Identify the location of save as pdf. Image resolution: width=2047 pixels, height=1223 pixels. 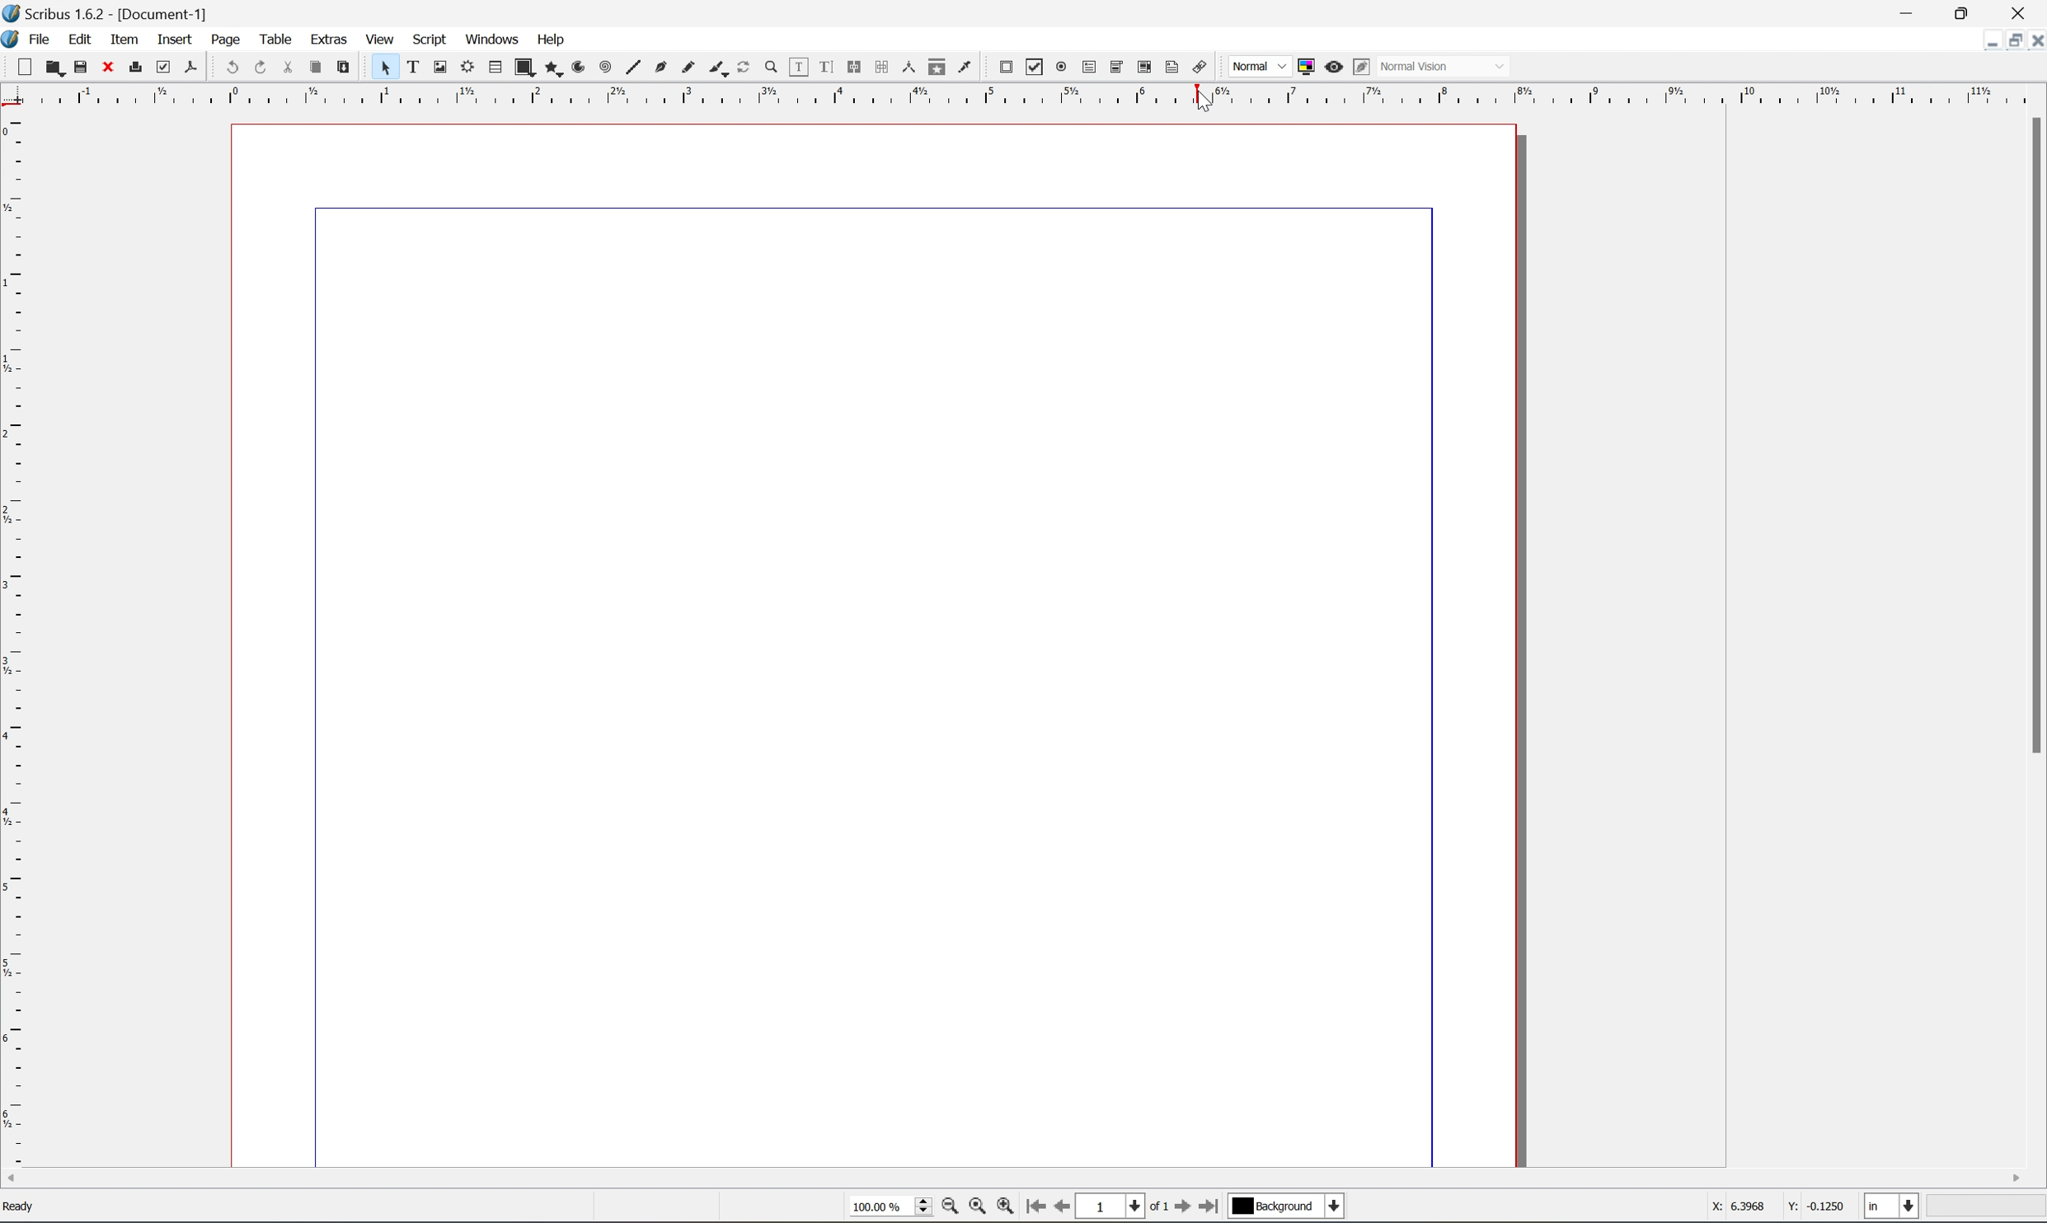
(192, 68).